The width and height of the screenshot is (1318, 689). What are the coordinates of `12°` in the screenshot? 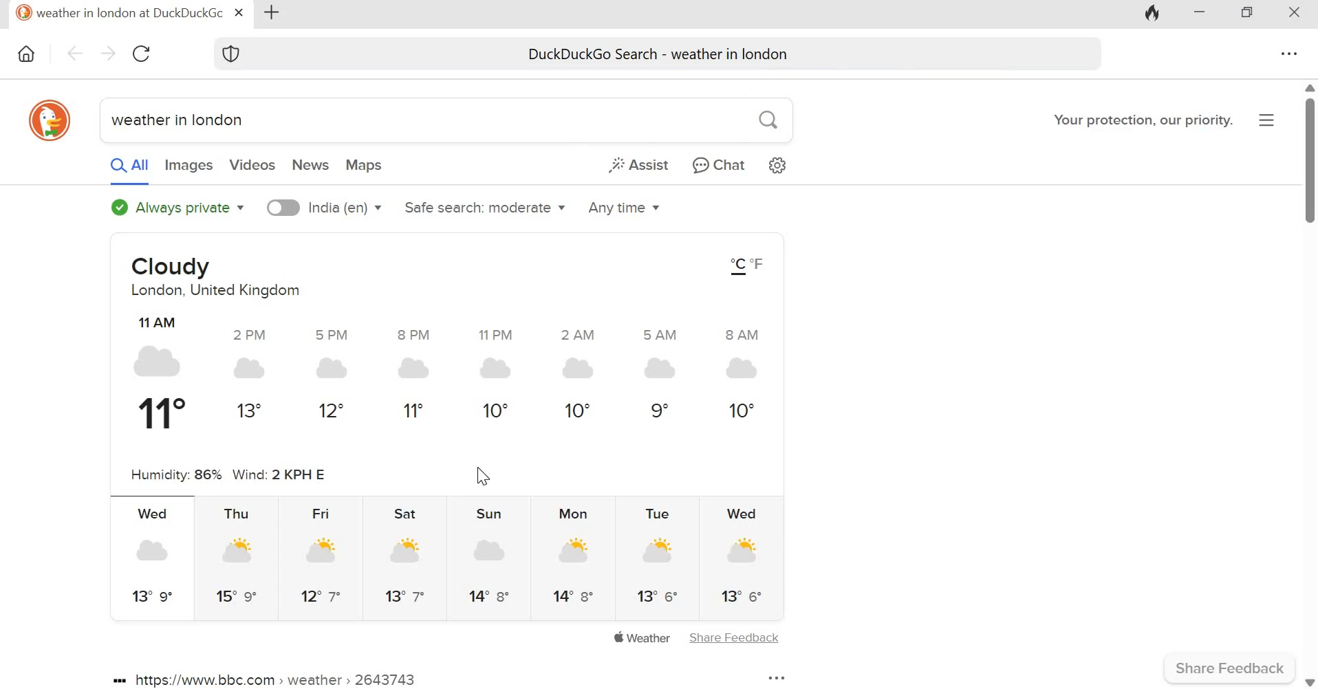 It's located at (330, 411).